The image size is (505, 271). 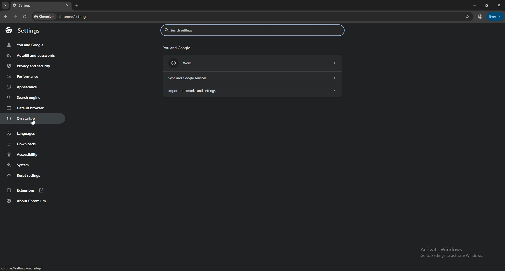 What do you see at coordinates (252, 91) in the screenshot?
I see `import bookmark and settings` at bounding box center [252, 91].